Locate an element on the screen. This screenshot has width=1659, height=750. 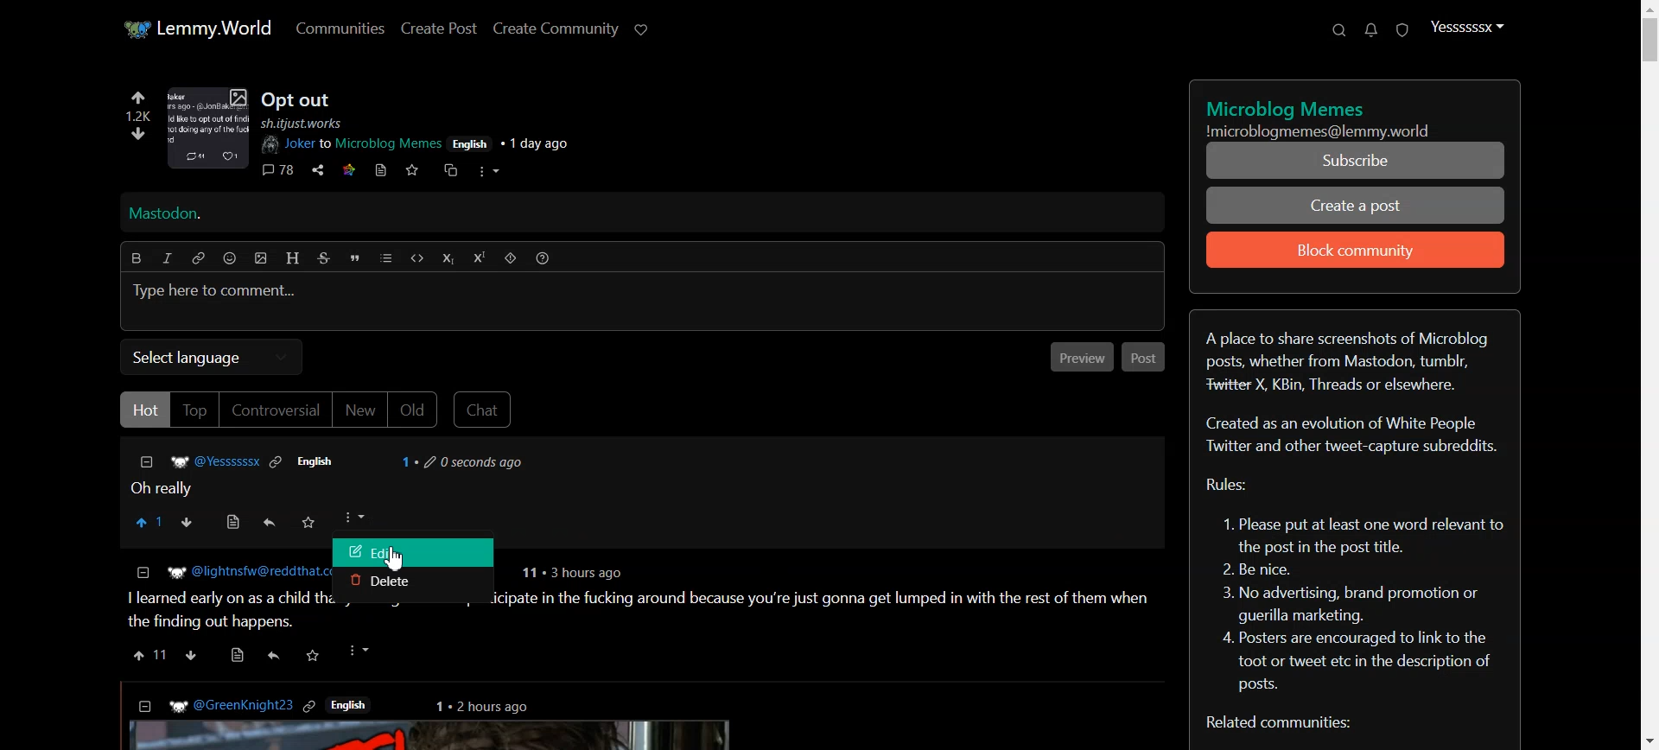
Text is located at coordinates (1336, 131).